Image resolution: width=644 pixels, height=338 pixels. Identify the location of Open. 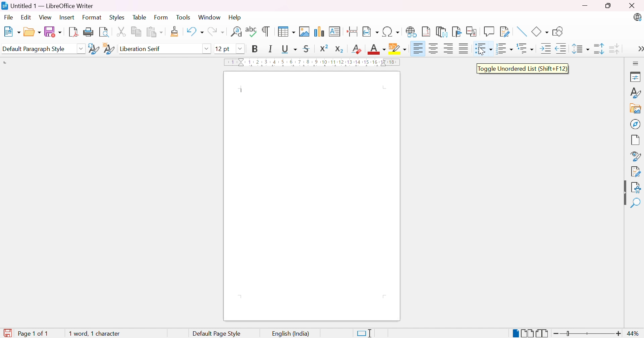
(32, 32).